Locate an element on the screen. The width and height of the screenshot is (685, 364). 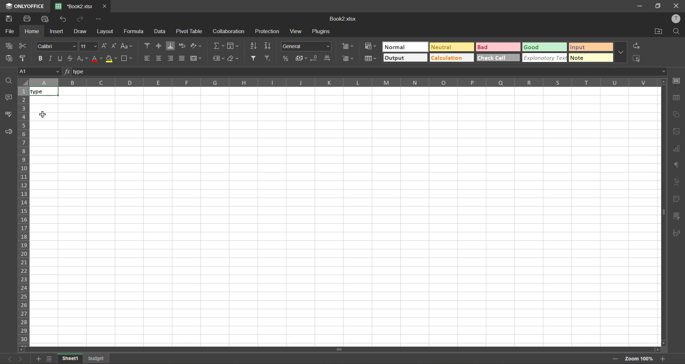
align middle is located at coordinates (161, 46).